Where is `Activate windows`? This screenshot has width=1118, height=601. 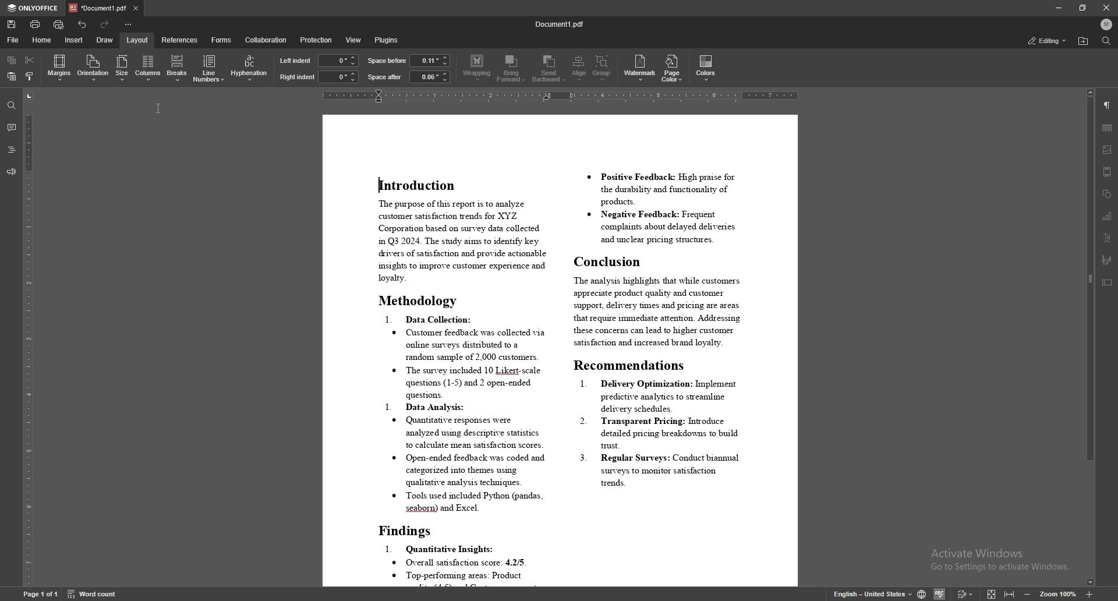
Activate windows is located at coordinates (997, 561).